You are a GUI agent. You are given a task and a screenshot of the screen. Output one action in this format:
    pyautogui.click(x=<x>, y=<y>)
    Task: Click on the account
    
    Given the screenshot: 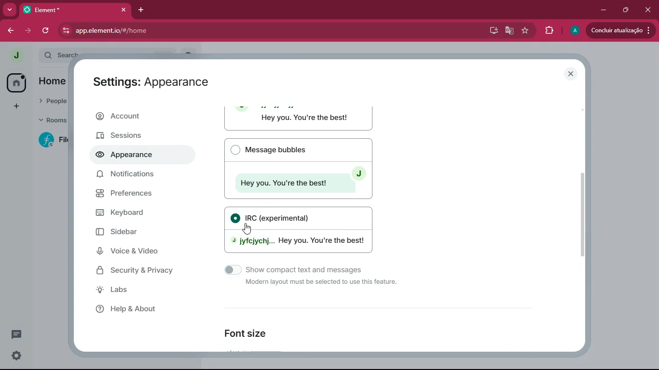 What is the action you would take?
    pyautogui.click(x=138, y=117)
    